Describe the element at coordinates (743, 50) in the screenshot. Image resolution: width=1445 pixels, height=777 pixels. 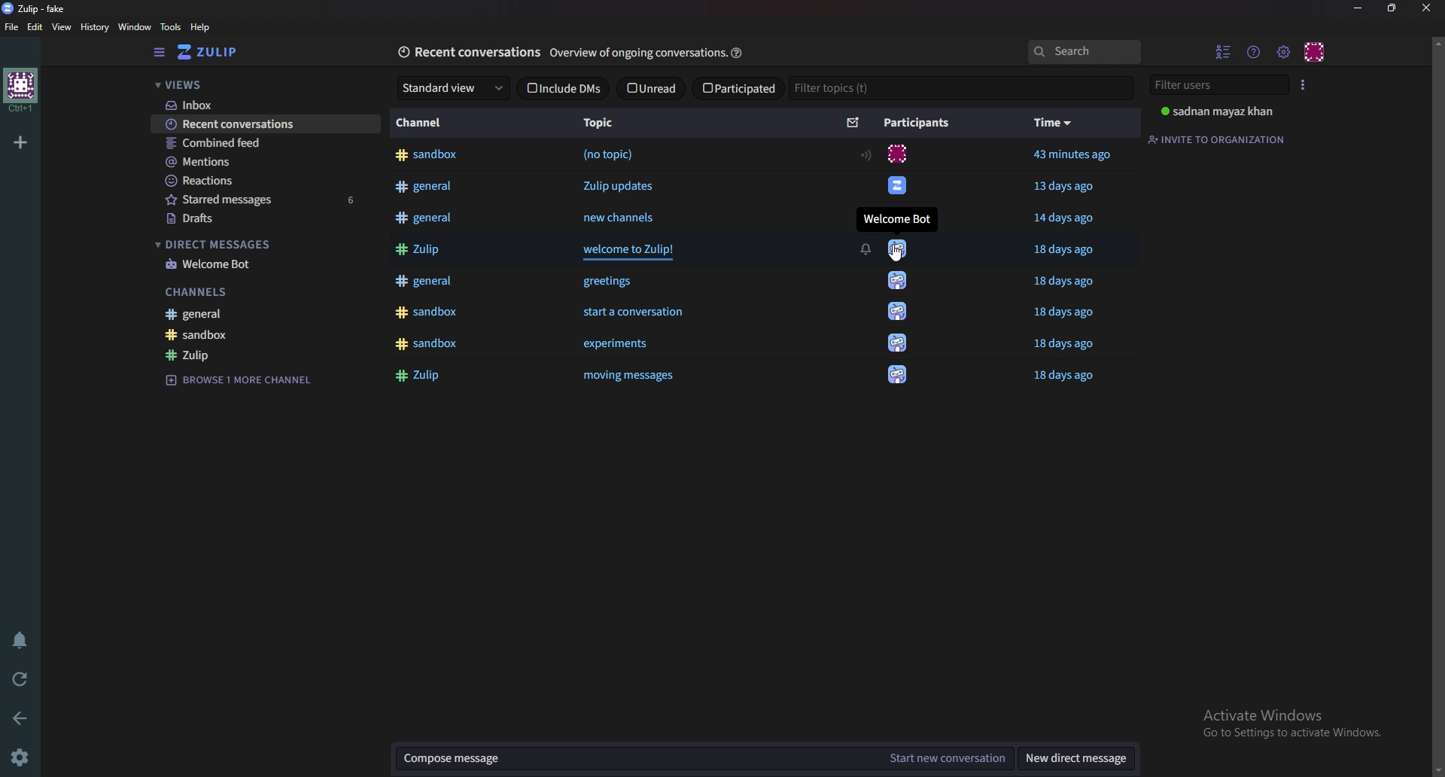
I see `help` at that location.